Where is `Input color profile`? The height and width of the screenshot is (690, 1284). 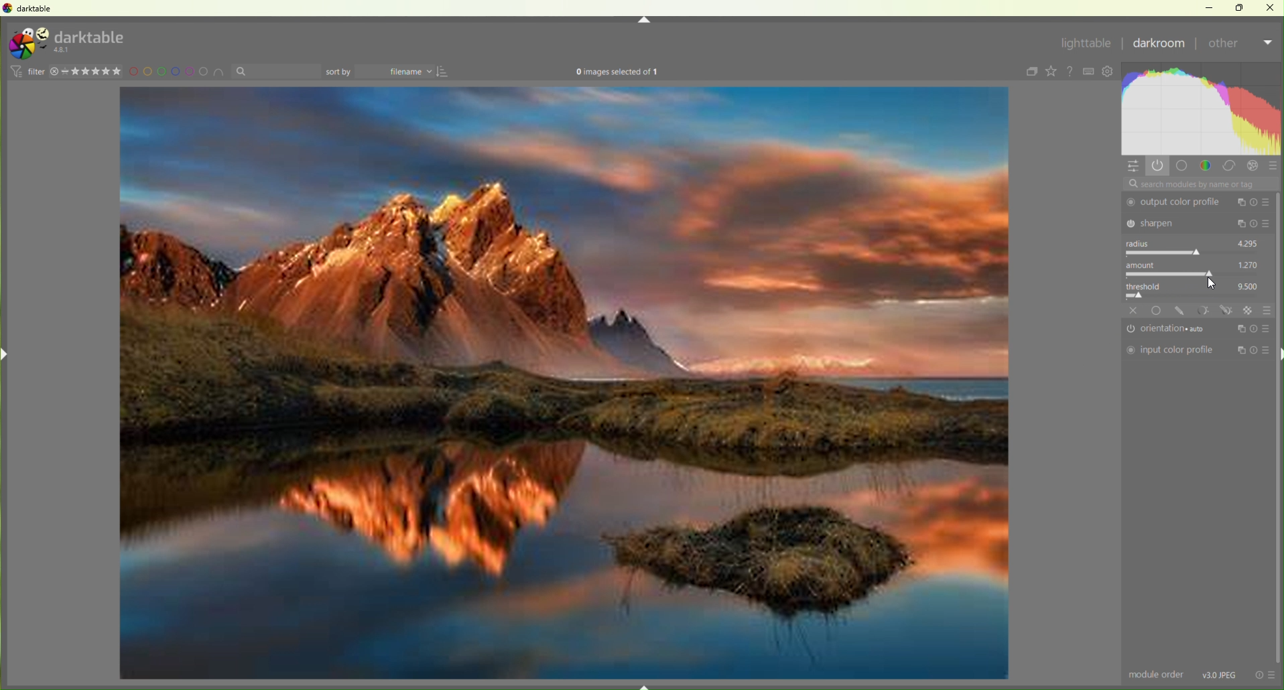
Input color profile is located at coordinates (1170, 350).